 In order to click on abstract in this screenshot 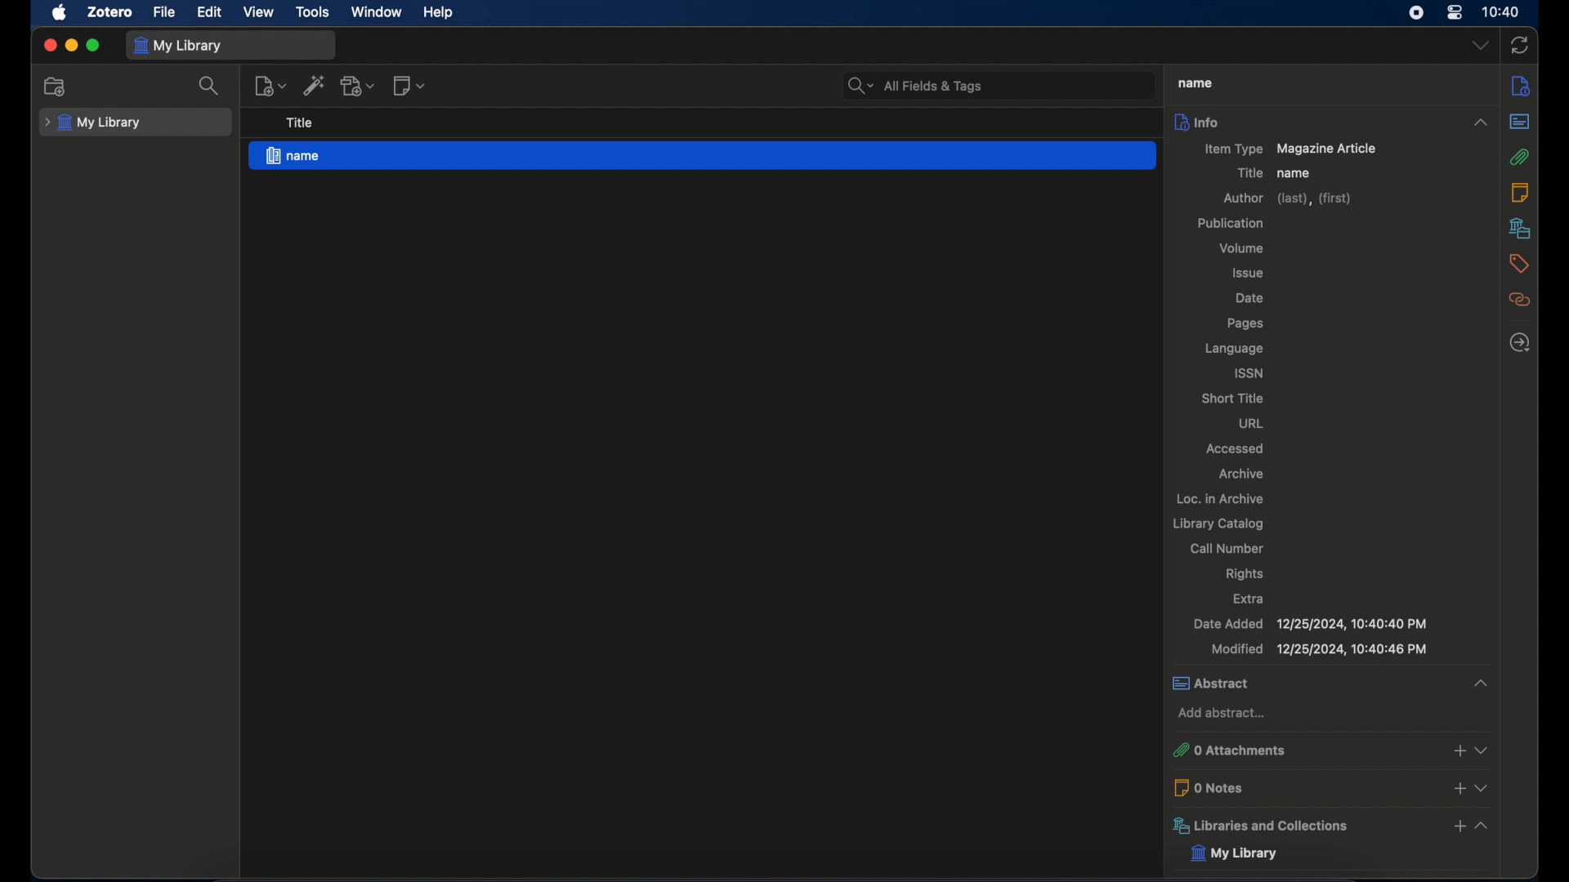, I will do `click(1330, 683)`.